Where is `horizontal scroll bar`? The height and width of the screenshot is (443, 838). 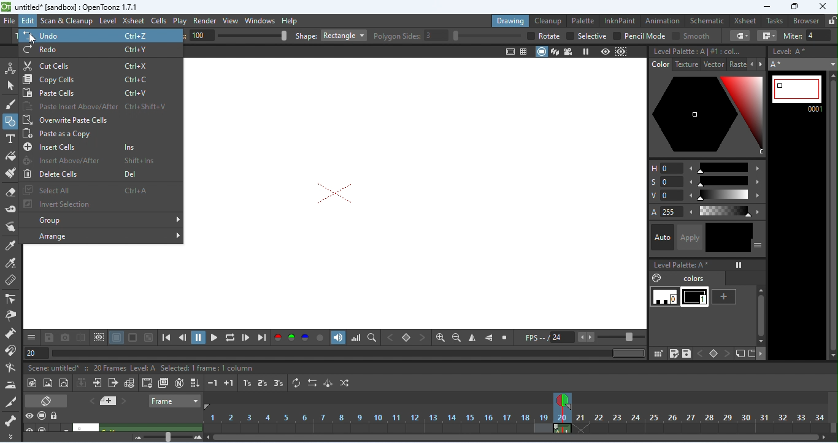 horizontal scroll bar is located at coordinates (625, 353).